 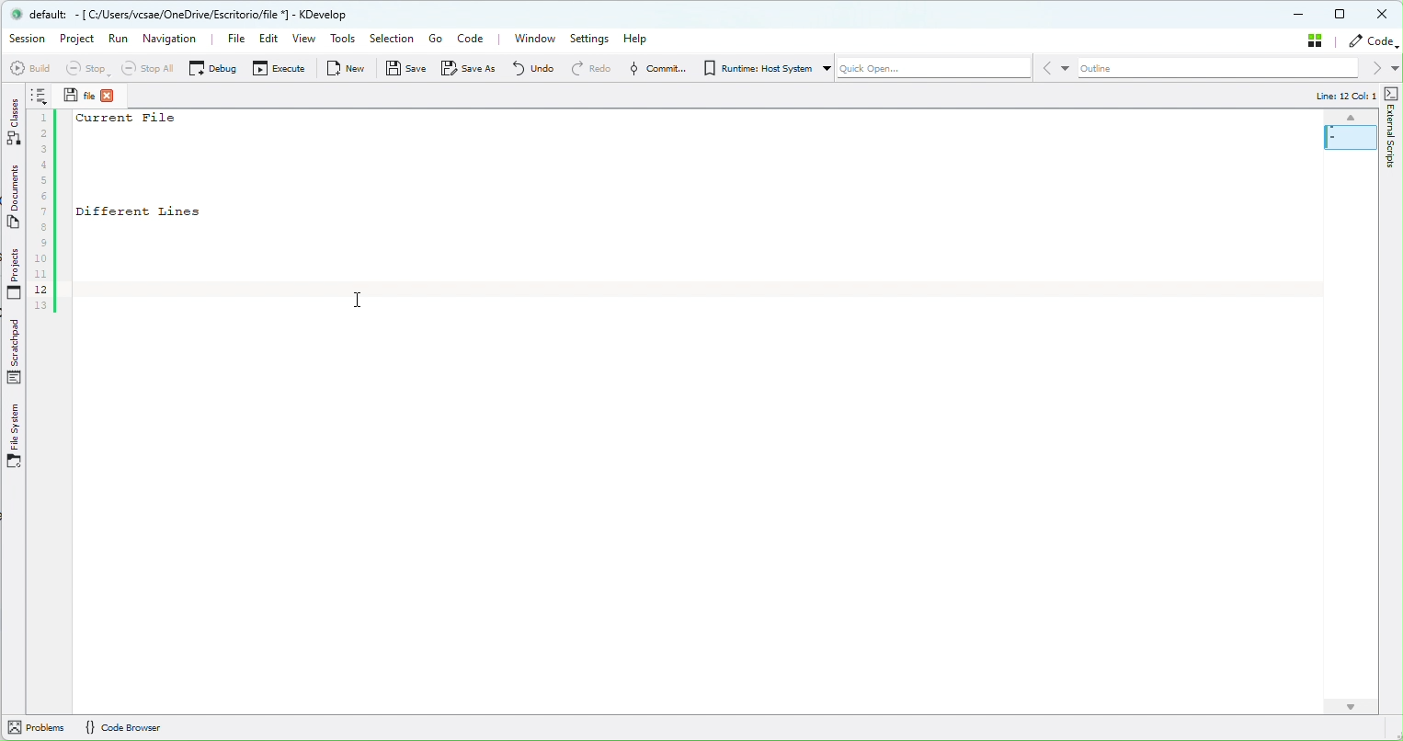 I want to click on Stash, so click(x=1312, y=40).